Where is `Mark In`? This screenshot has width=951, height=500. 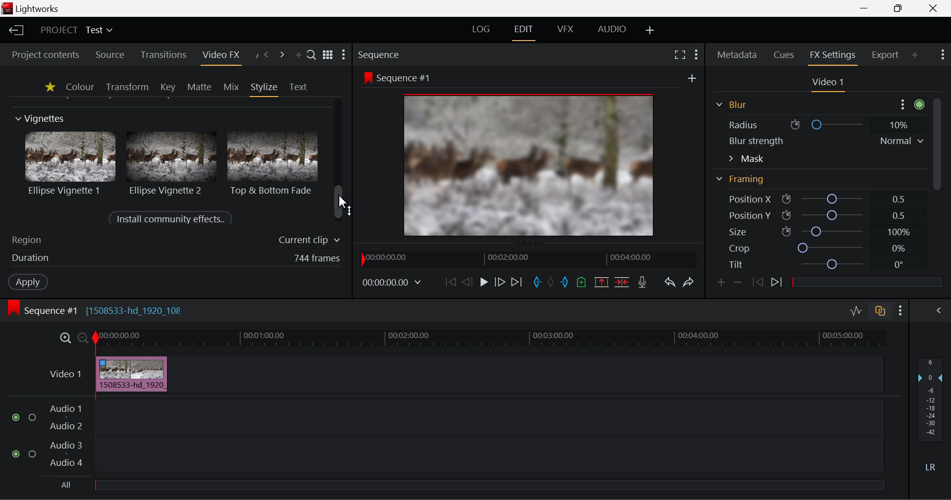
Mark In is located at coordinates (536, 281).